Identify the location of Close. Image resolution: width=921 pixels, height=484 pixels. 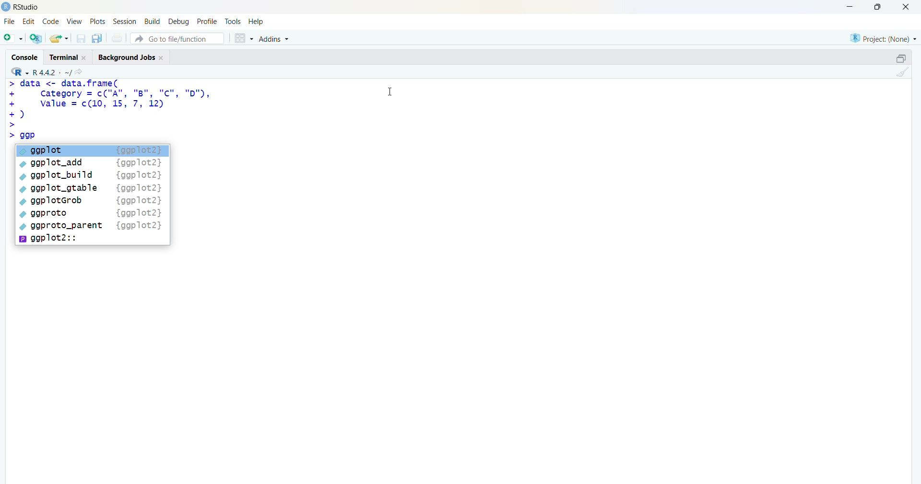
(904, 7).